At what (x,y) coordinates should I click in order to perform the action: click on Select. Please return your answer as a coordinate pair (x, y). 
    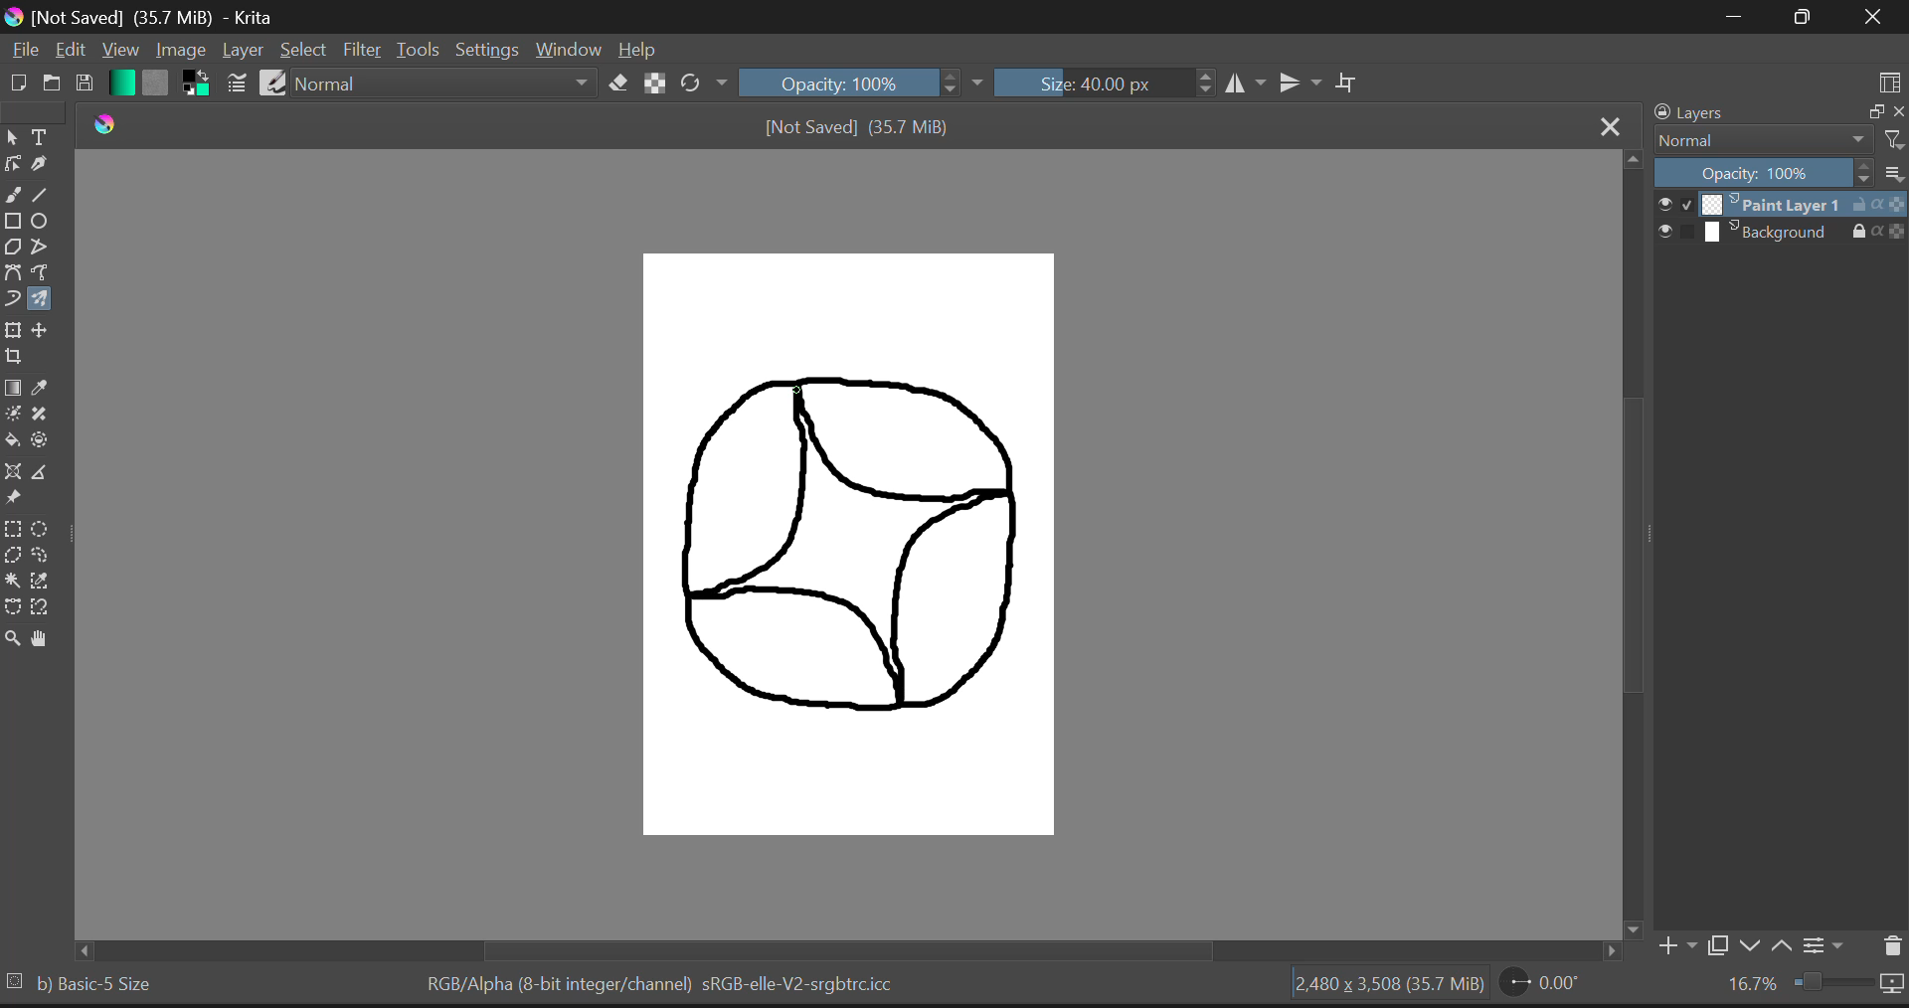
    Looking at the image, I should click on (12, 137).